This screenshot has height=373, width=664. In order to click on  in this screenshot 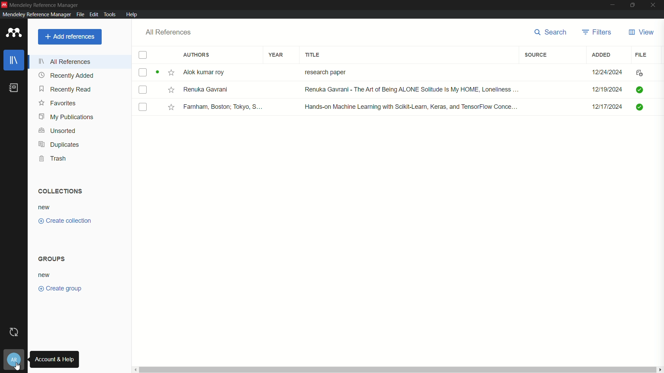, I will do `click(171, 89)`.